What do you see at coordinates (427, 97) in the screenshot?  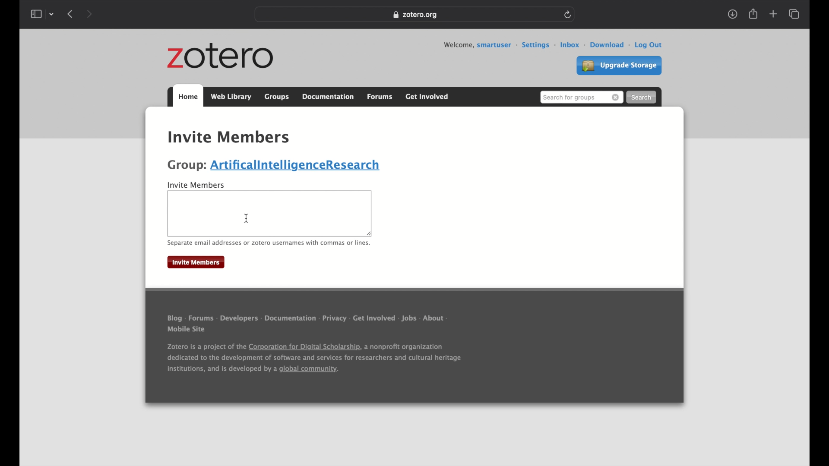 I see `get involved` at bounding box center [427, 97].